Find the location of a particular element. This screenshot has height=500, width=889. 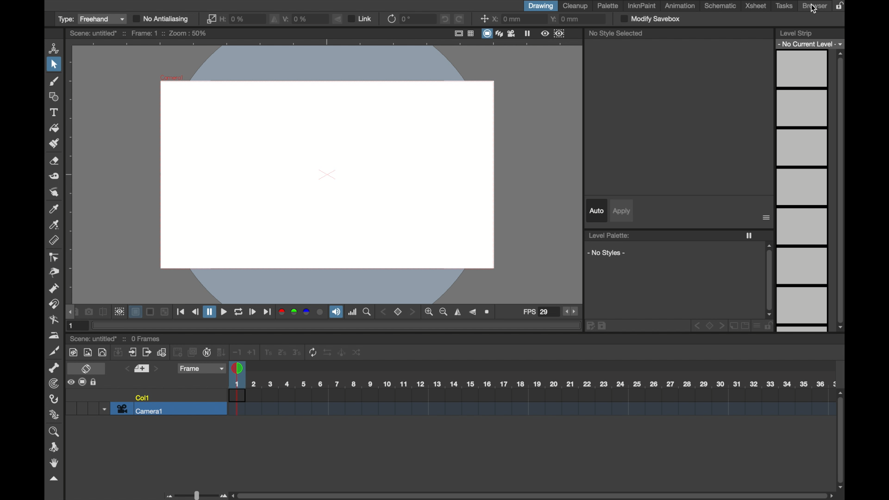

screens is located at coordinates (191, 351).